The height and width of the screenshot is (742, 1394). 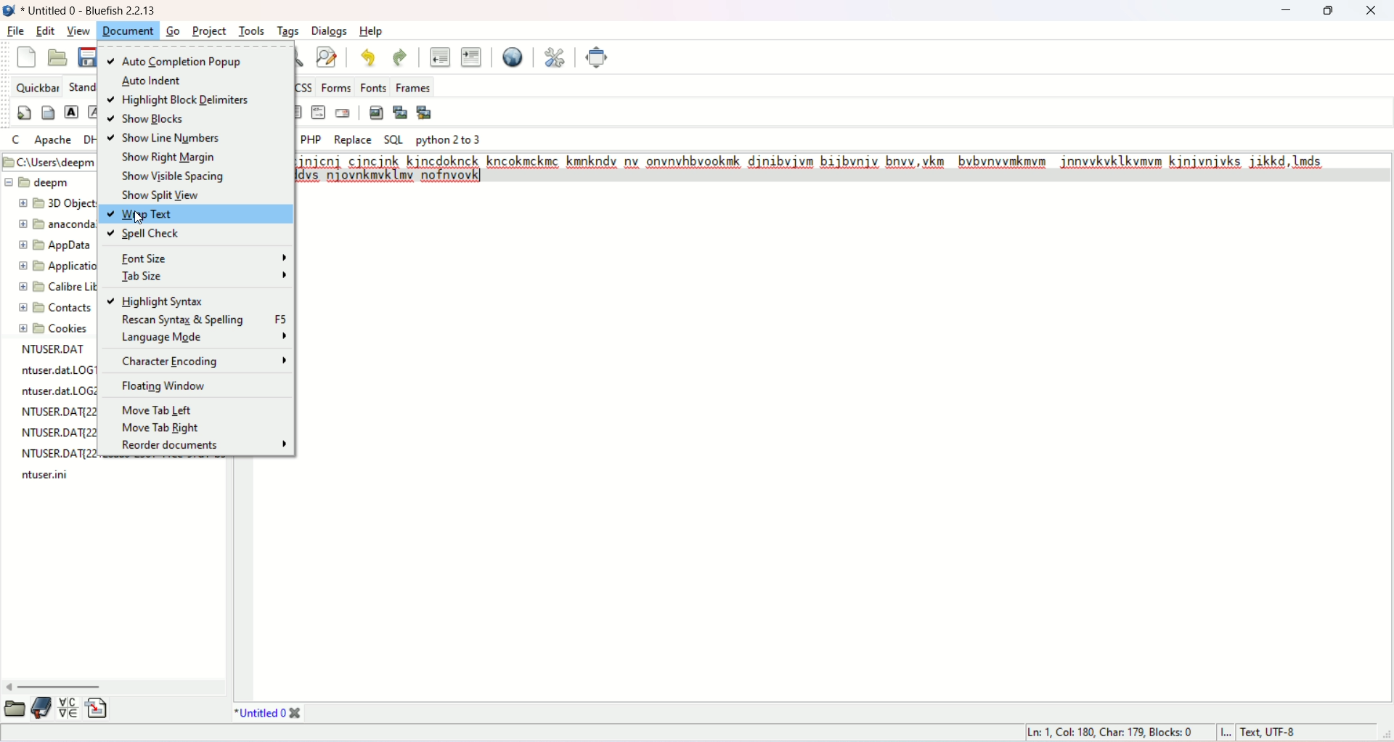 What do you see at coordinates (417, 89) in the screenshot?
I see `frames` at bounding box center [417, 89].